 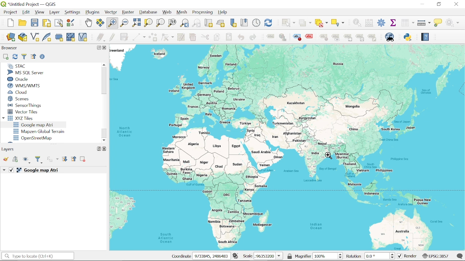 What do you see at coordinates (112, 23) in the screenshot?
I see `Zoom in` at bounding box center [112, 23].